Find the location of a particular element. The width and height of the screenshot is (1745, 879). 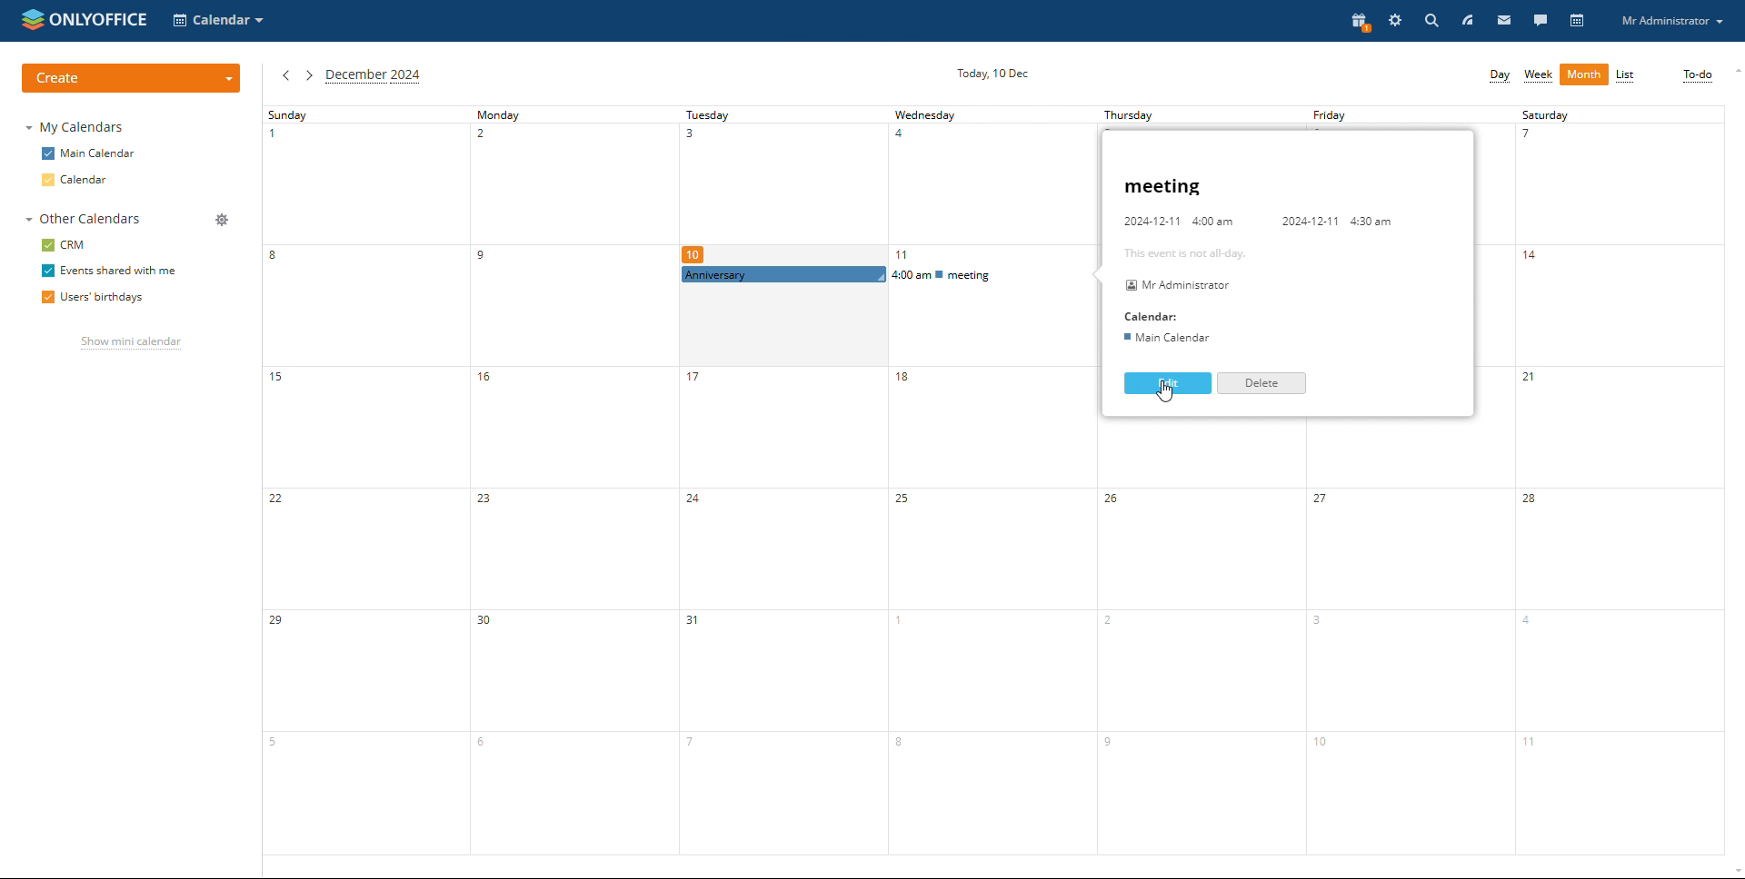

scroll up is located at coordinates (1734, 70).